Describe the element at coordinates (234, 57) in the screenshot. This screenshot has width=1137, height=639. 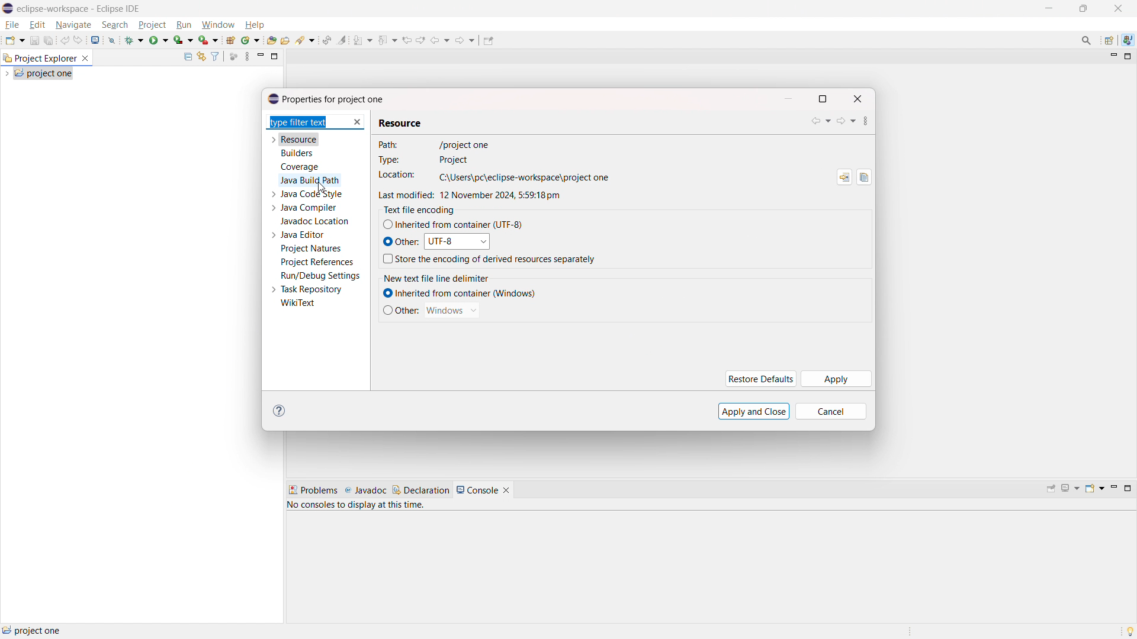
I see `focus on active task ` at that location.